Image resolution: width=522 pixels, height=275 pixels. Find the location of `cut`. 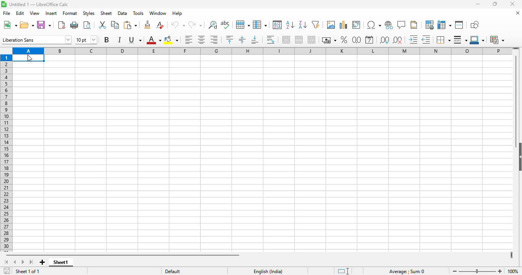

cut is located at coordinates (103, 25).